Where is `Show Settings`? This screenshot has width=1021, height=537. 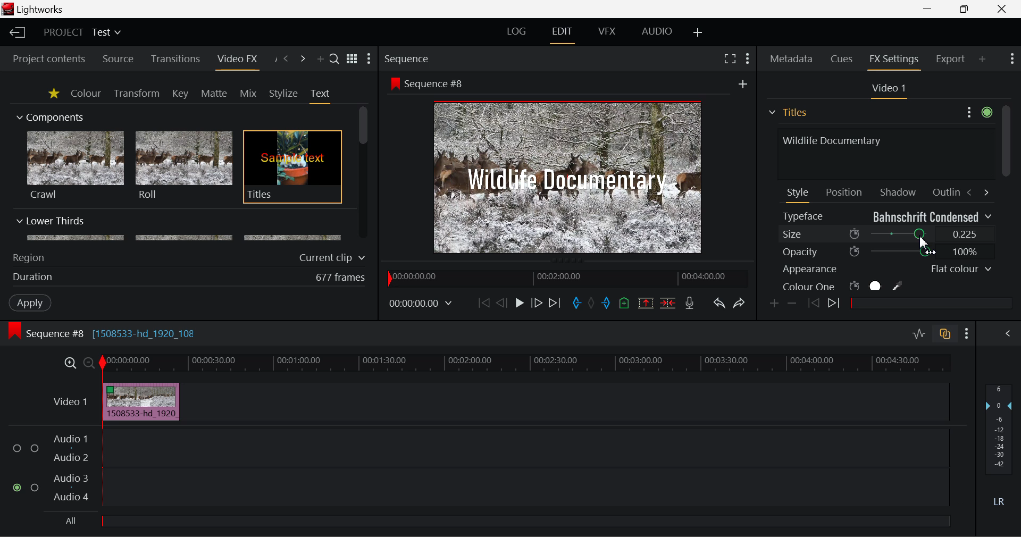 Show Settings is located at coordinates (1012, 57).